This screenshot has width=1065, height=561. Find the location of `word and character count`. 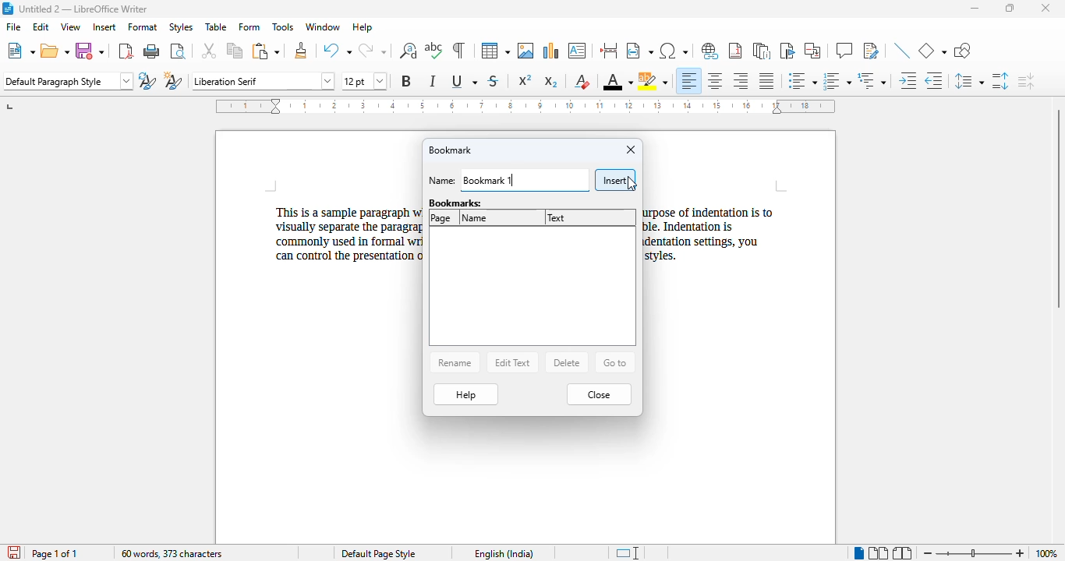

word and character count is located at coordinates (171, 553).